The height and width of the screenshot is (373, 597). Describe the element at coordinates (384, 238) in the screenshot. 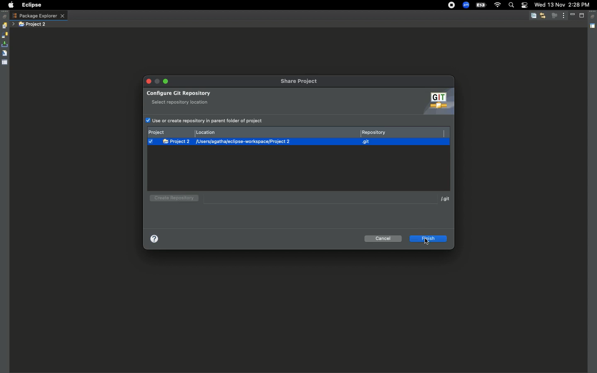

I see `Cancel` at that location.